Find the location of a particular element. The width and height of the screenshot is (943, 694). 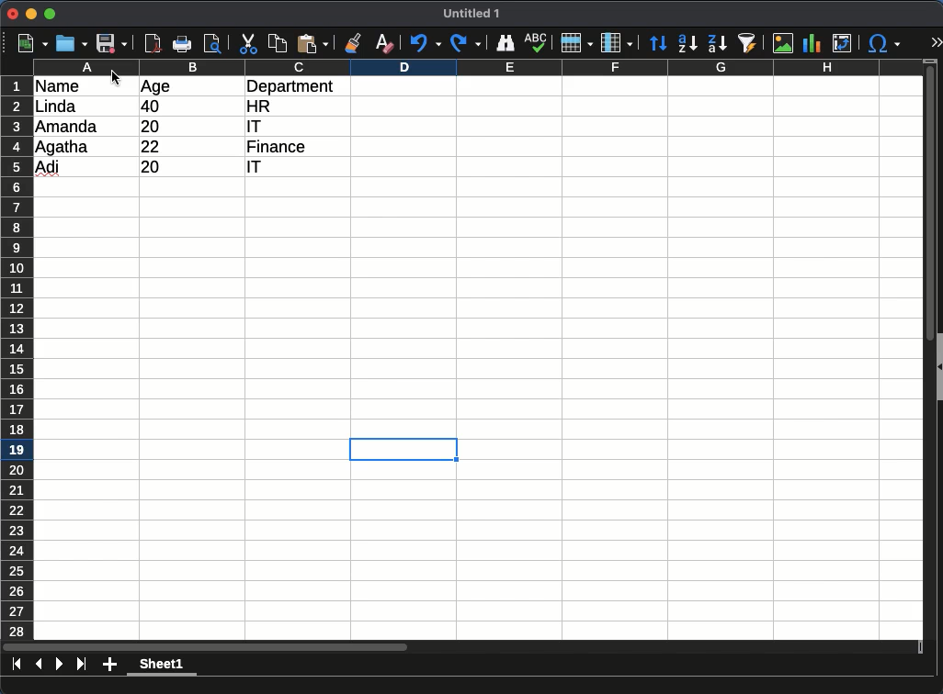

print is located at coordinates (185, 43).